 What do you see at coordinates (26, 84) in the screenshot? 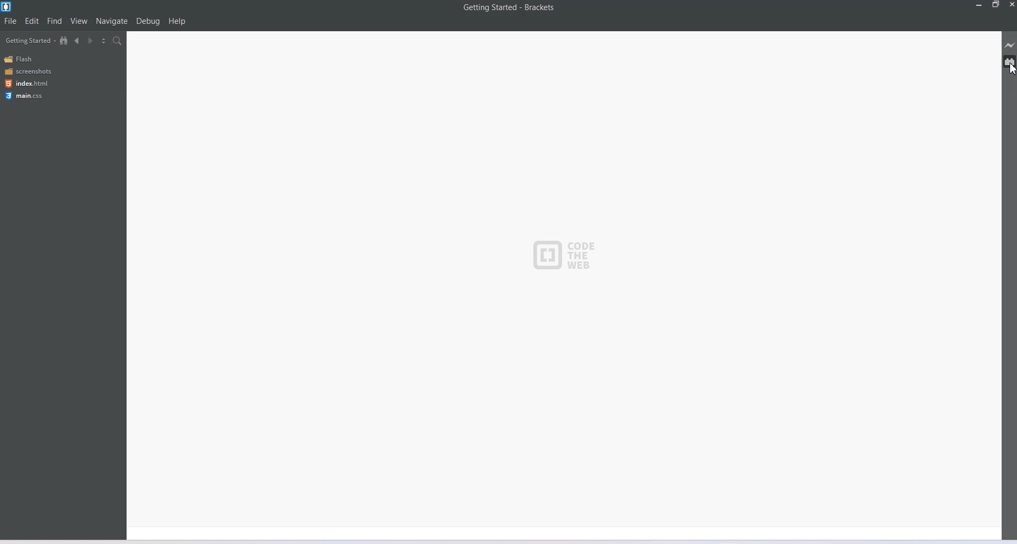
I see `index.html` at bounding box center [26, 84].